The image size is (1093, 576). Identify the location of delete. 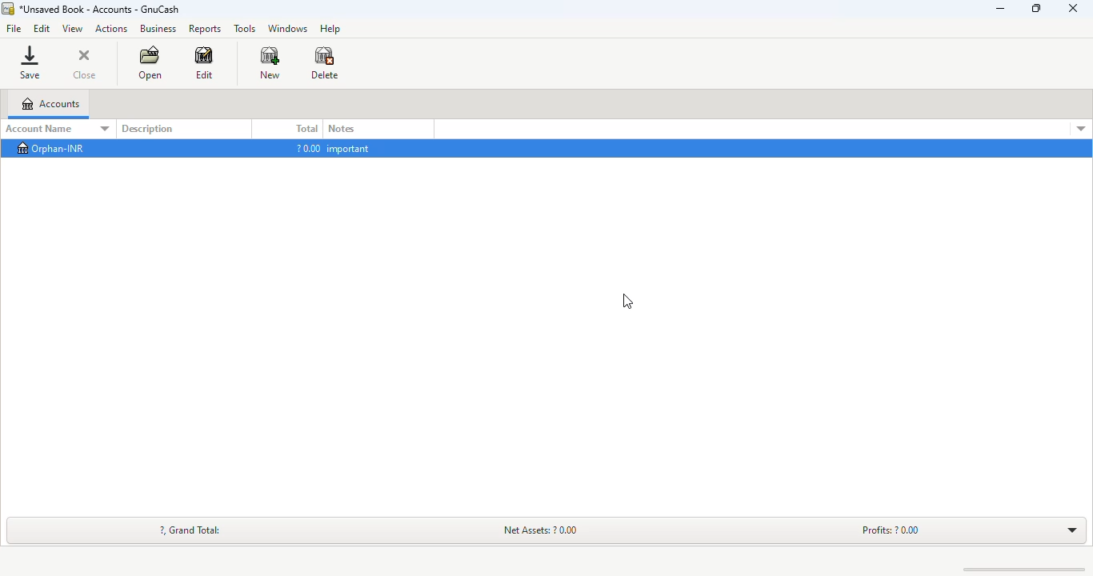
(325, 62).